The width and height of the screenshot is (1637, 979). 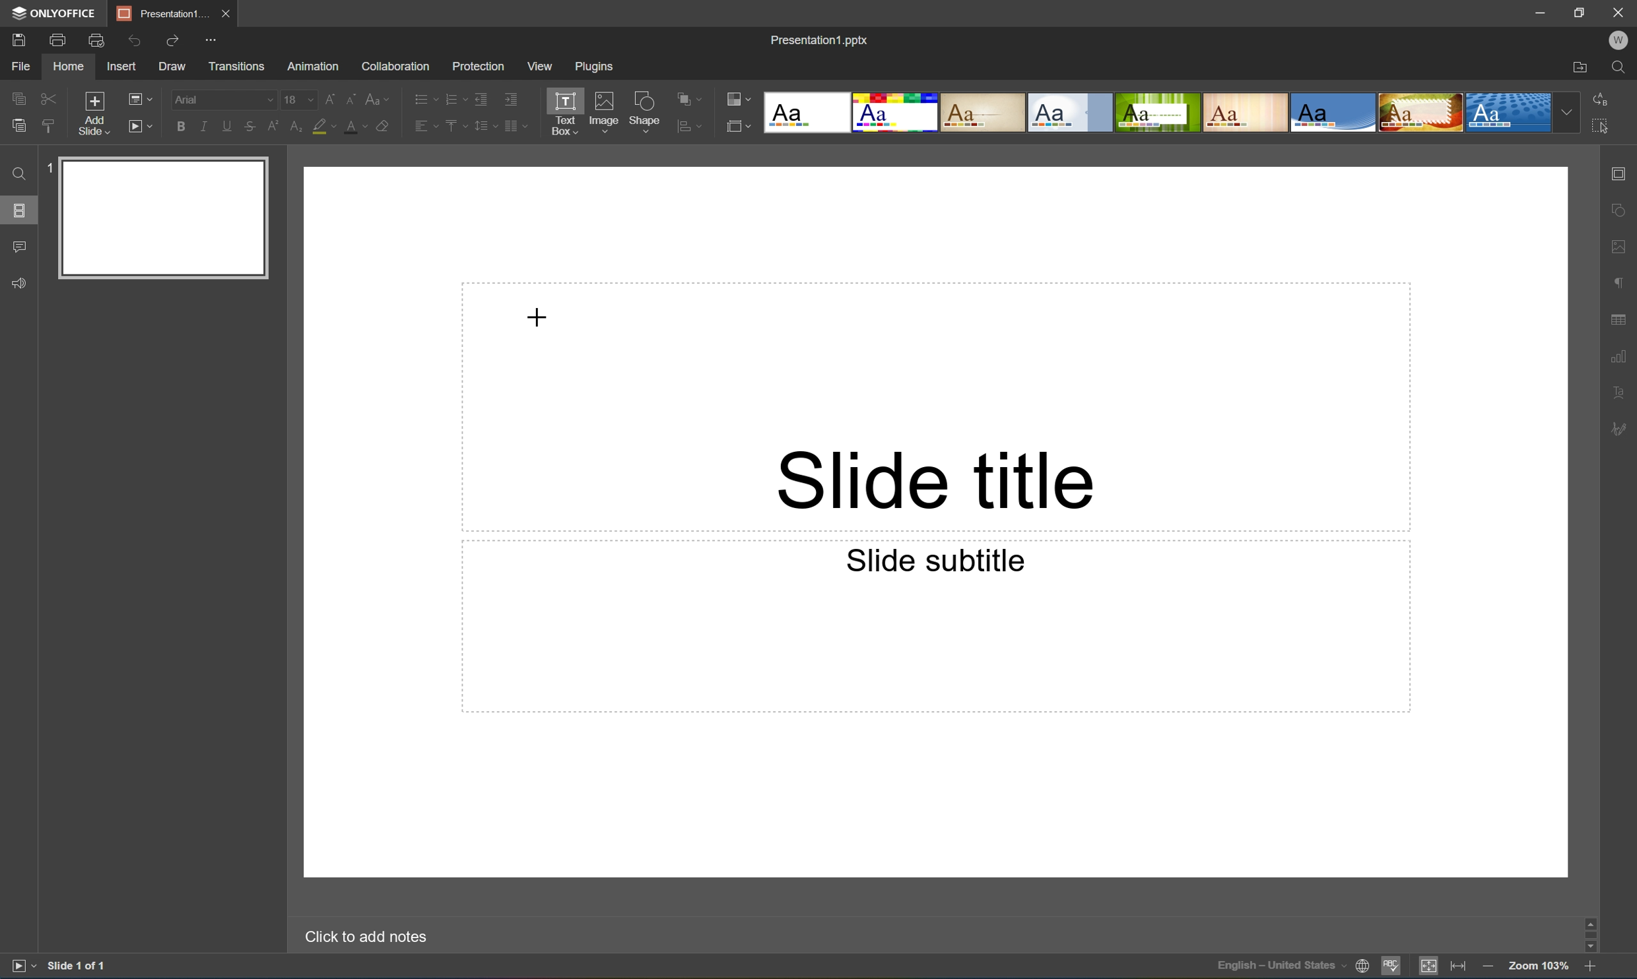 What do you see at coordinates (22, 964) in the screenshot?
I see `Start slideshow` at bounding box center [22, 964].